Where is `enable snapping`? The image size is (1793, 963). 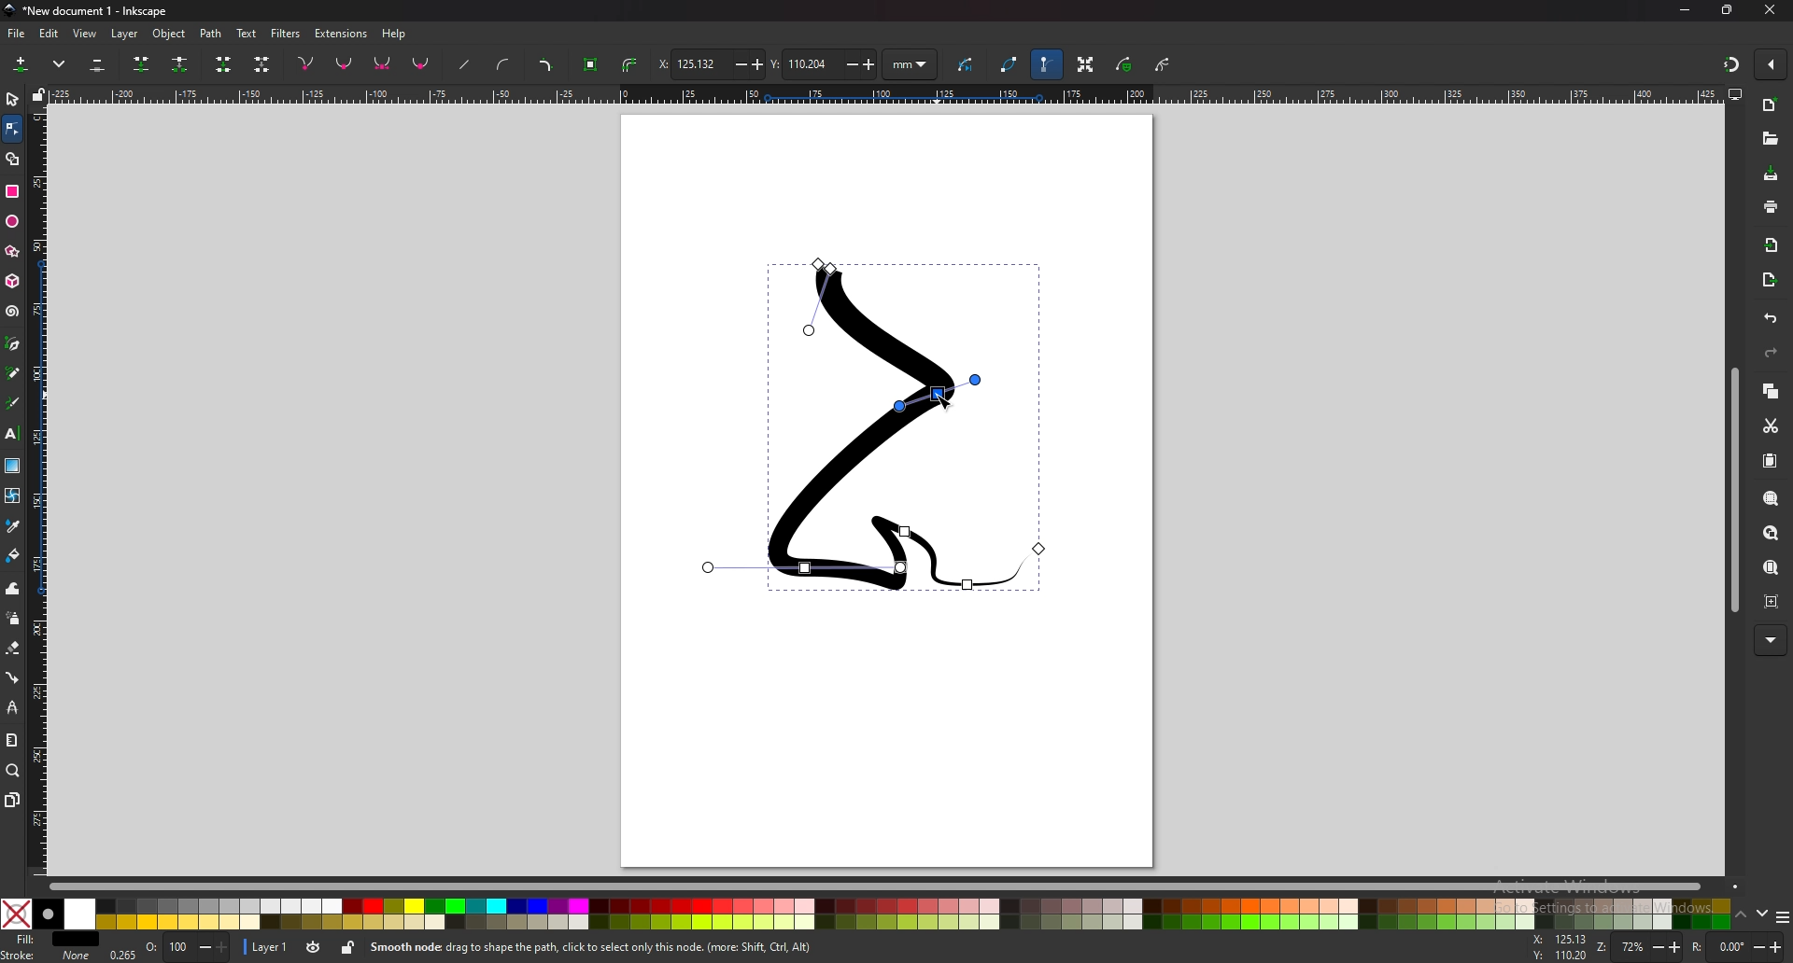
enable snapping is located at coordinates (1772, 64).